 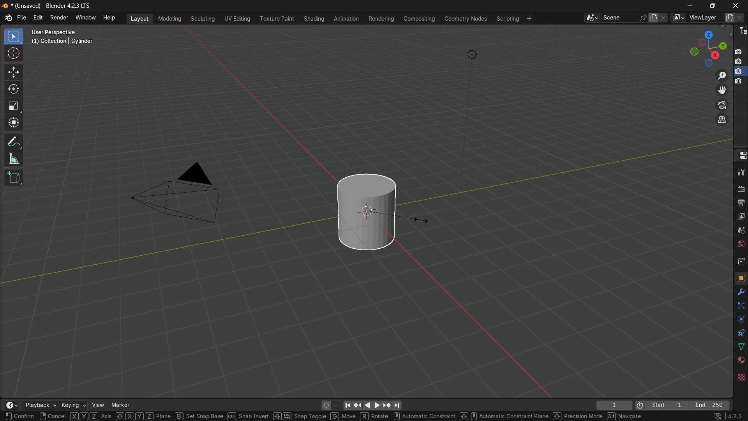 What do you see at coordinates (740, 217) in the screenshot?
I see `view layer` at bounding box center [740, 217].